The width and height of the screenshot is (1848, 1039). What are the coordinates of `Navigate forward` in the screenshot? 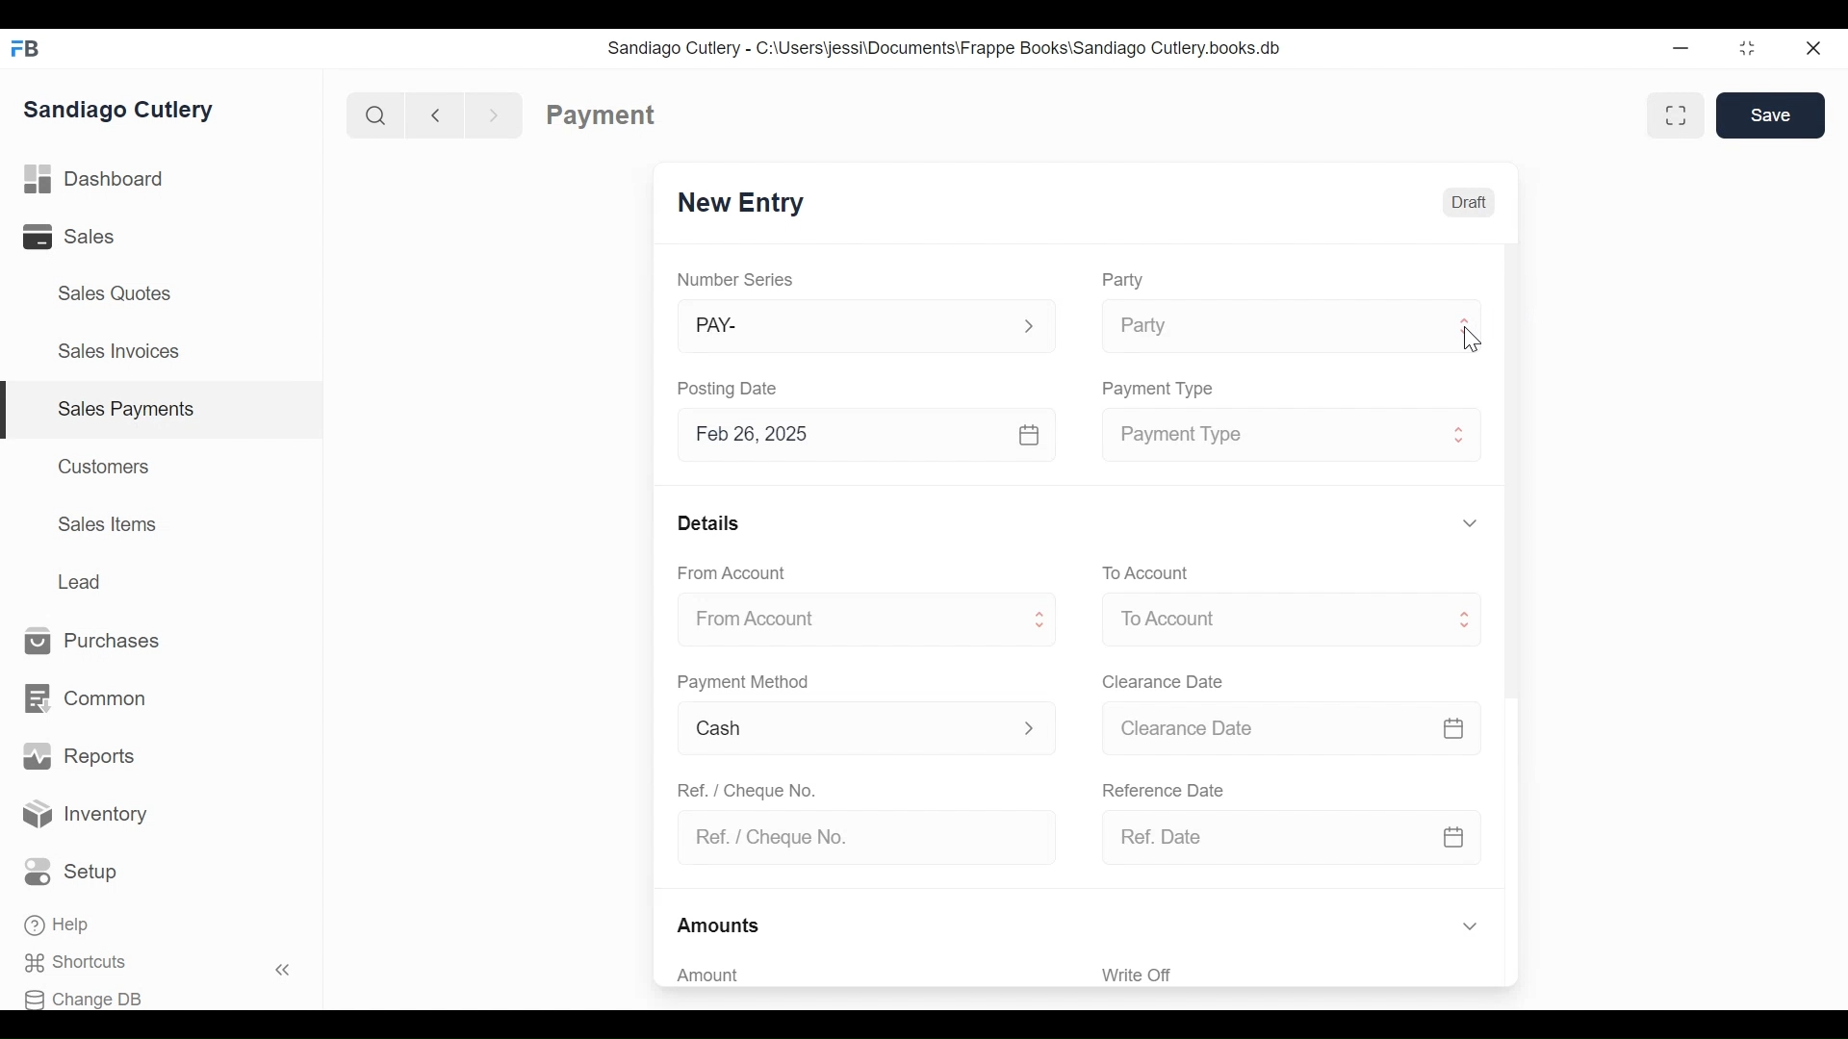 It's located at (495, 114).